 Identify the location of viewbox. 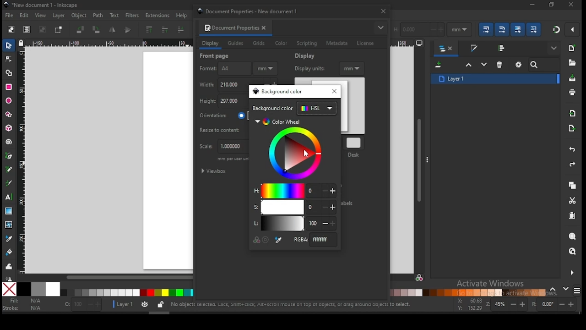
(215, 171).